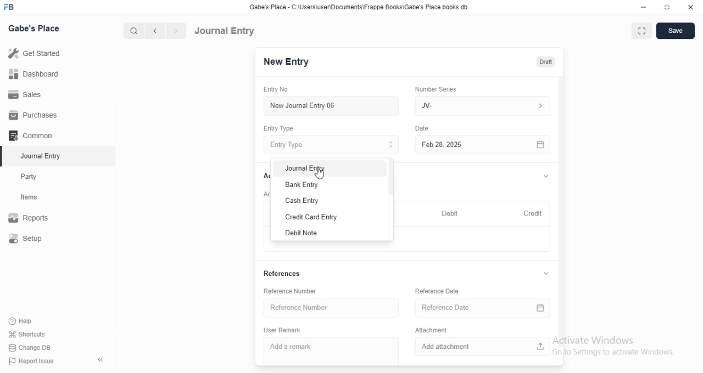  Describe the element at coordinates (450, 213) in the screenshot. I see `Debit` at that location.